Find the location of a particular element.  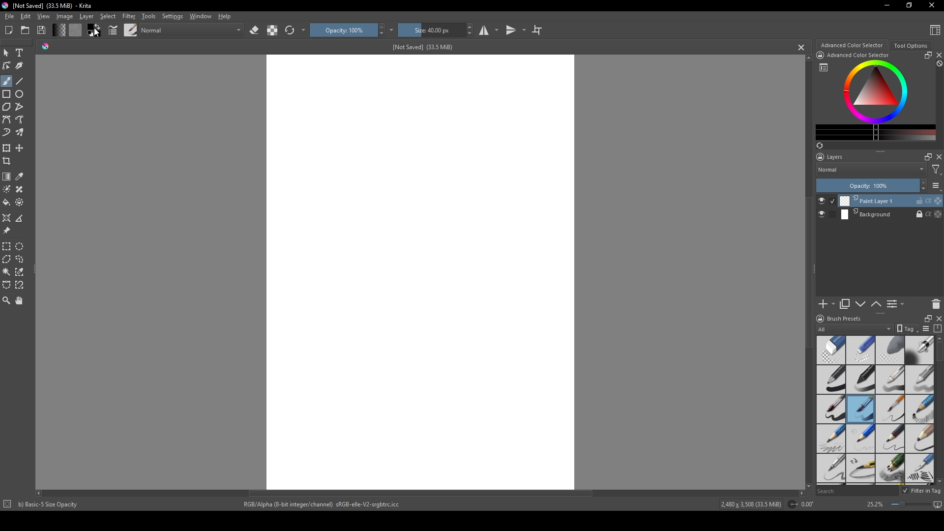

list is located at coordinates (925, 328).